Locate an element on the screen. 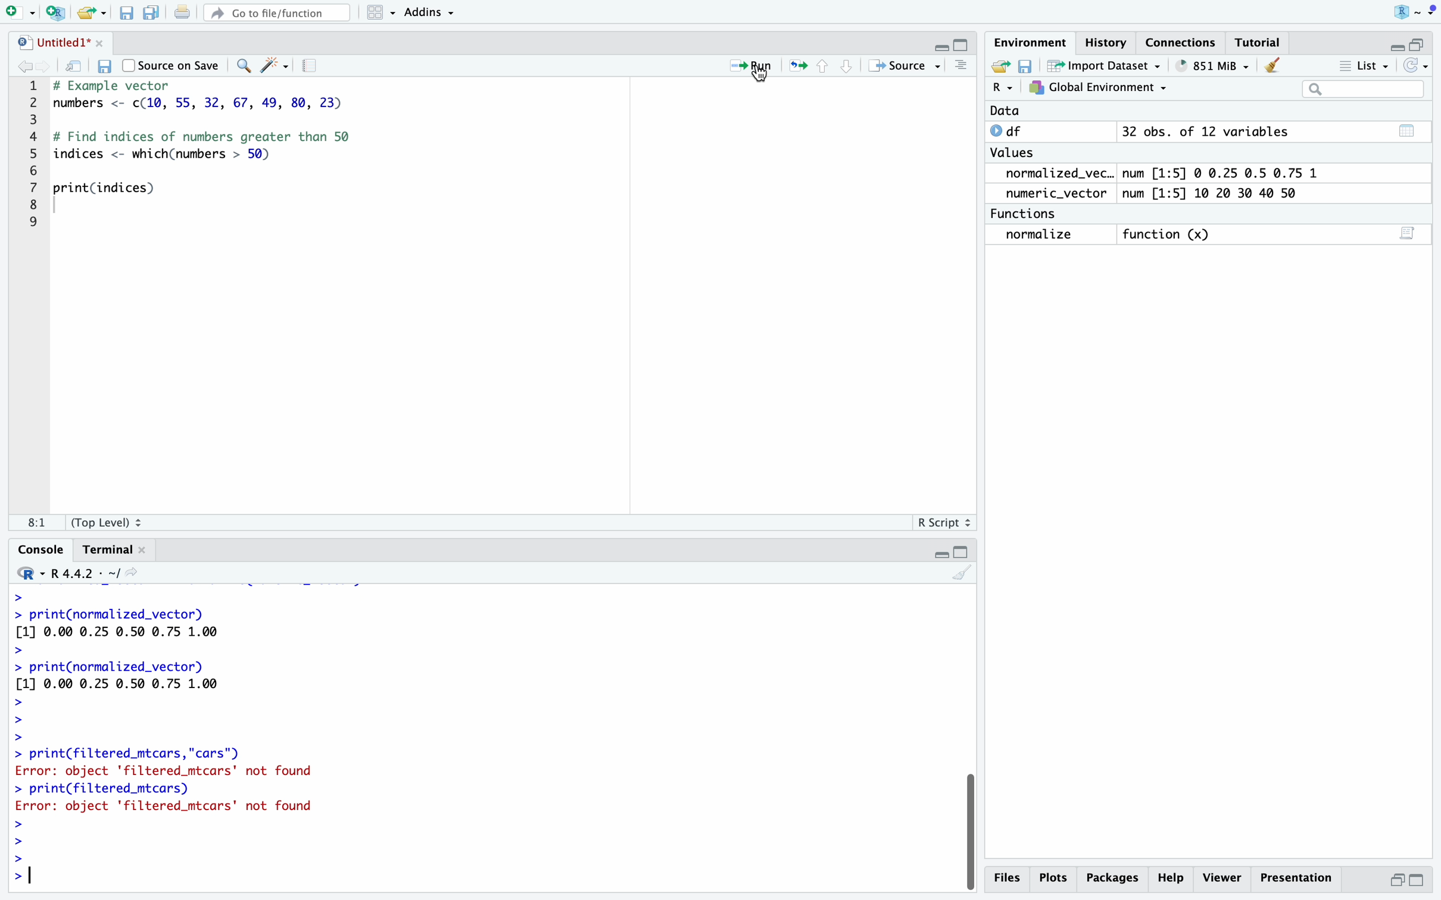 This screenshot has width=1441, height=900. List  is located at coordinates (1365, 65).